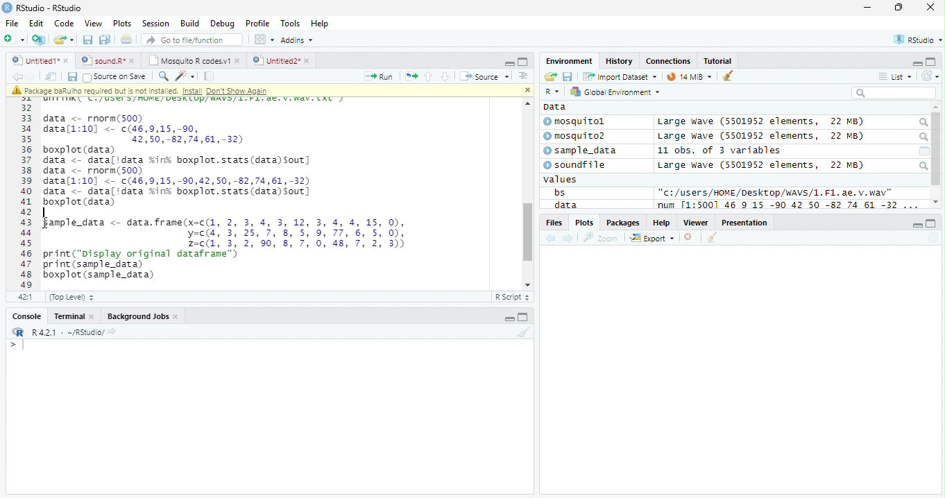  Describe the element at coordinates (290, 24) in the screenshot. I see `Tools` at that location.